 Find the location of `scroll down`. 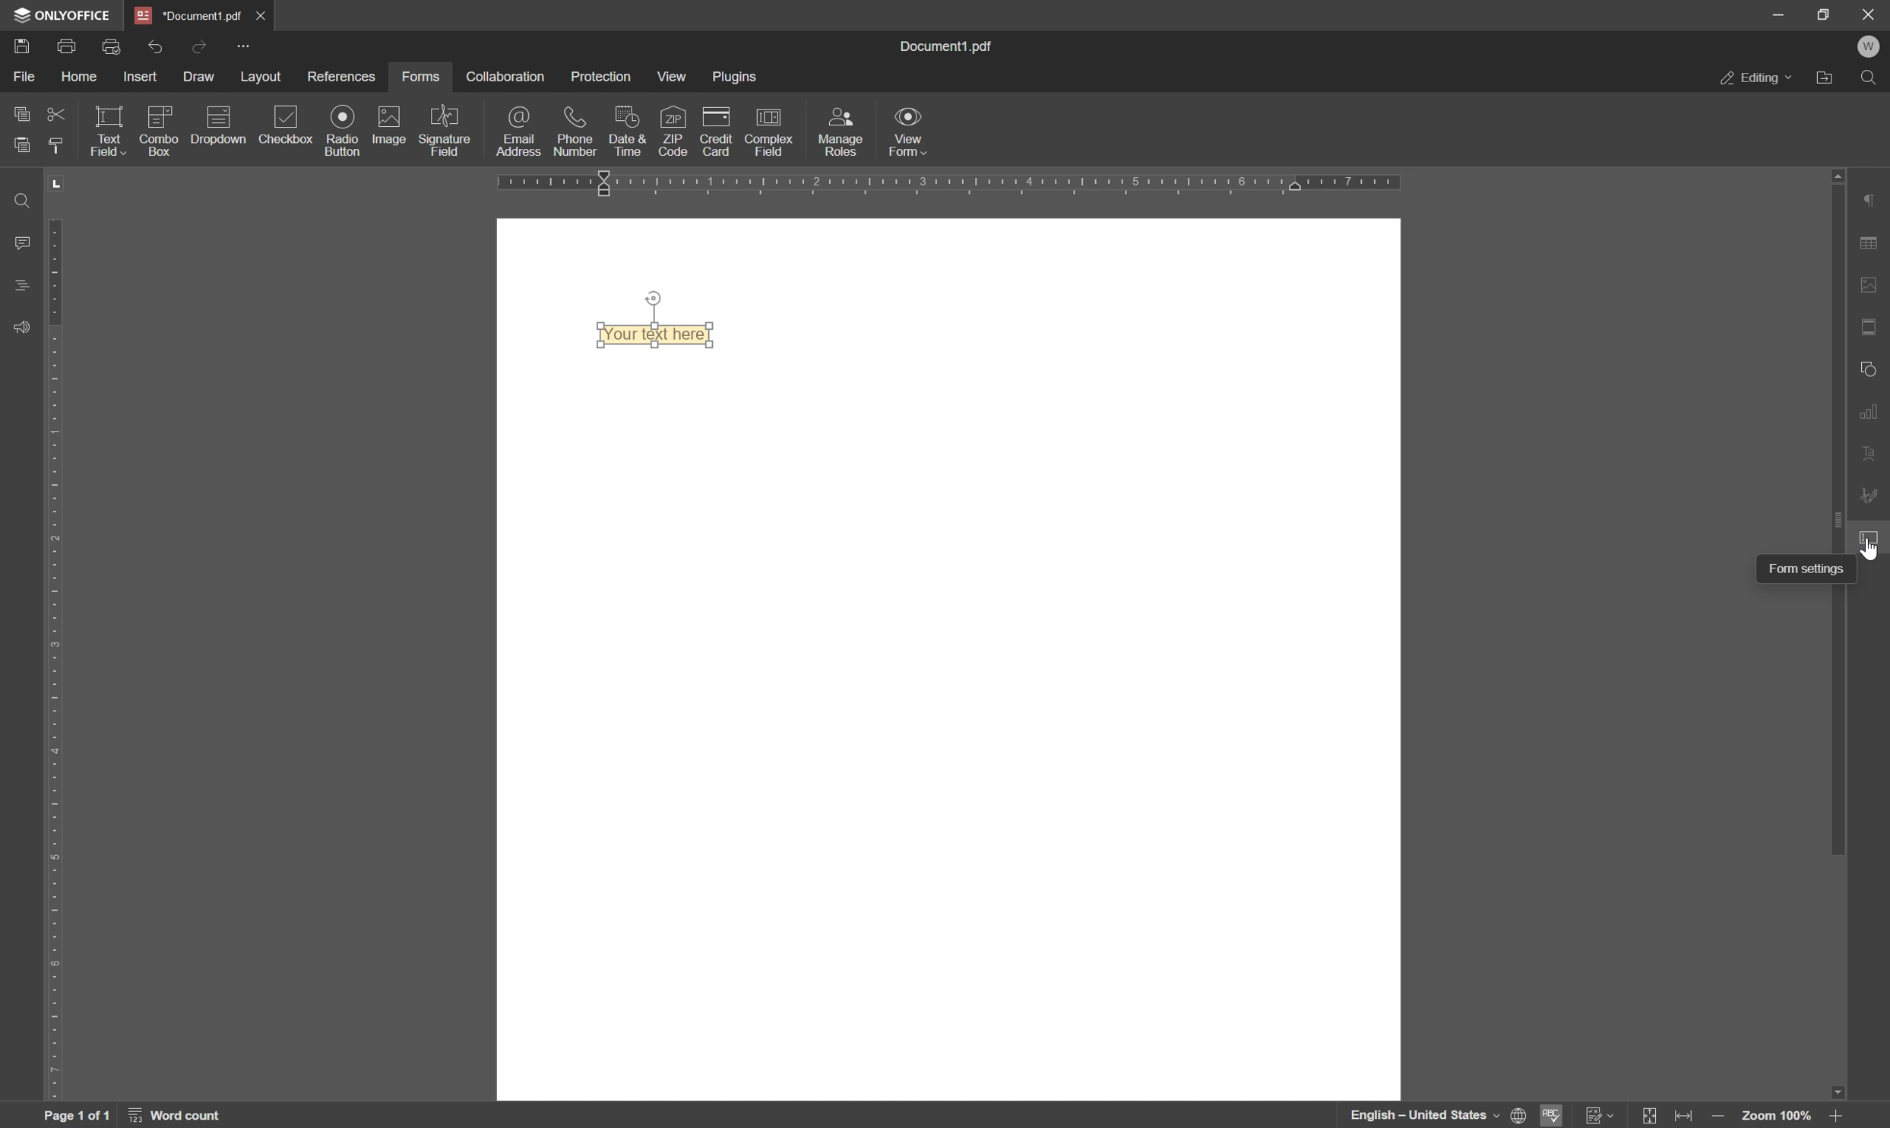

scroll down is located at coordinates (1840, 1092).